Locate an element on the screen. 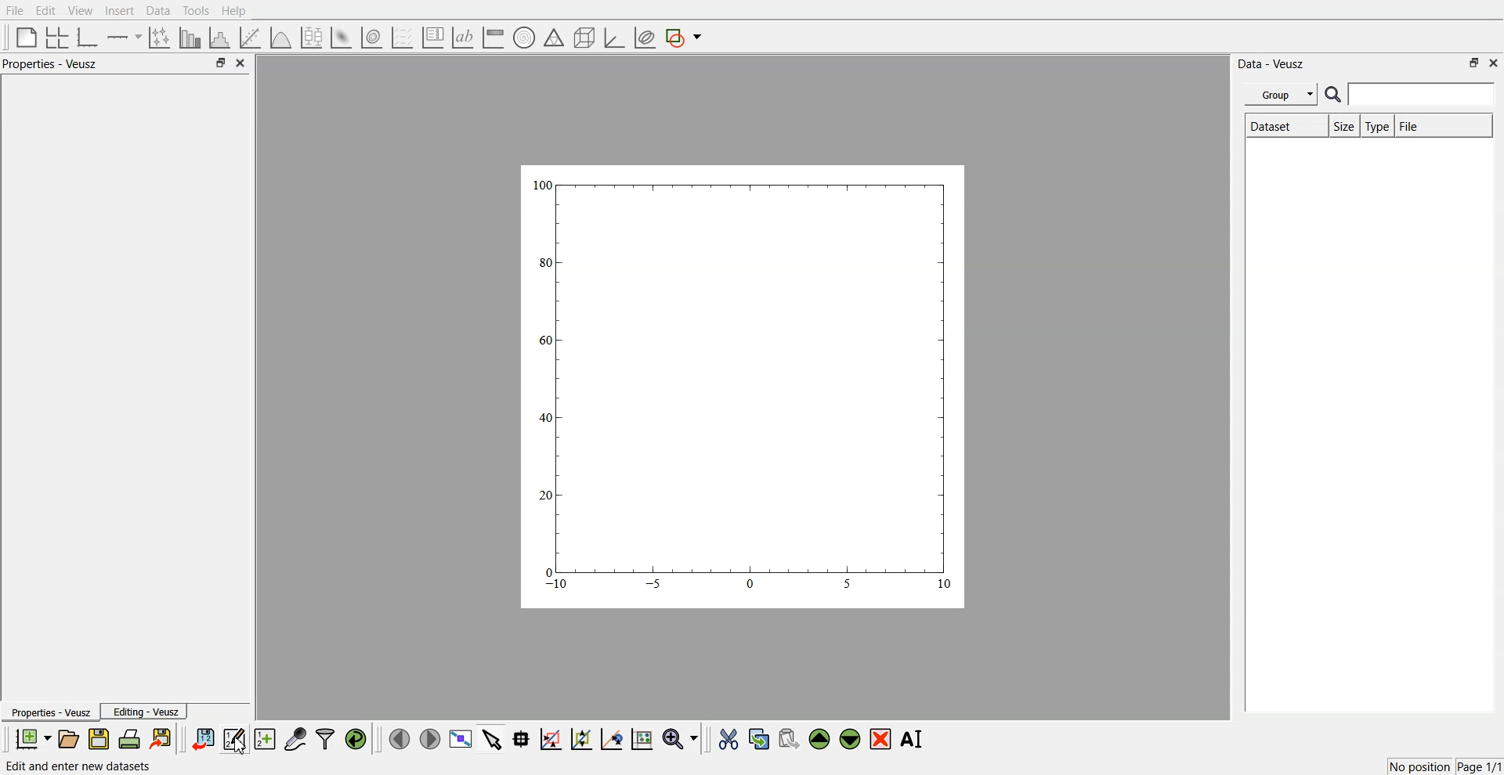 The width and height of the screenshot is (1504, 775). graphs charts is located at coordinates (742, 385).